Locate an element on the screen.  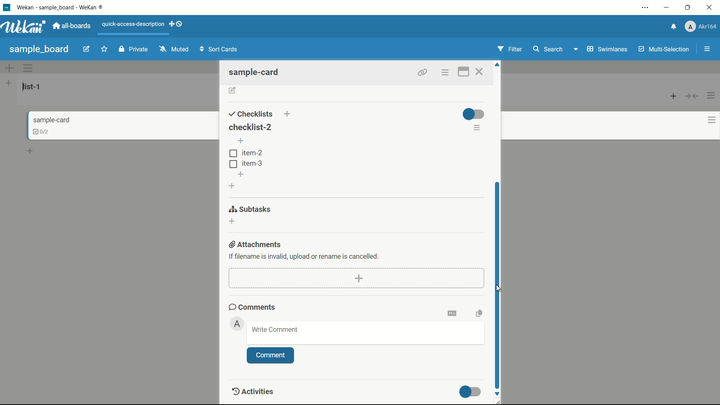
checklist is located at coordinates (37, 131).